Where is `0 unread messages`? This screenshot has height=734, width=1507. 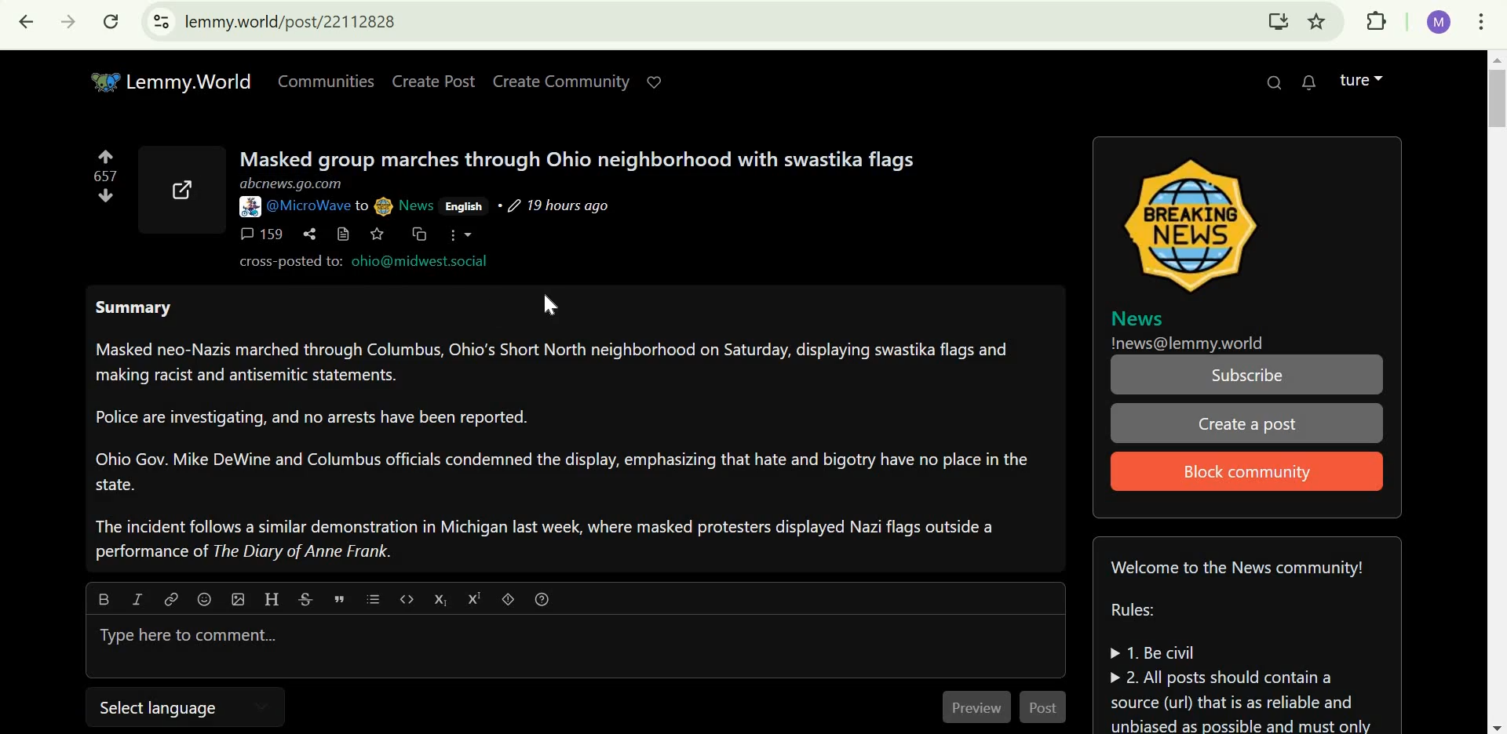 0 unread messages is located at coordinates (1310, 82).